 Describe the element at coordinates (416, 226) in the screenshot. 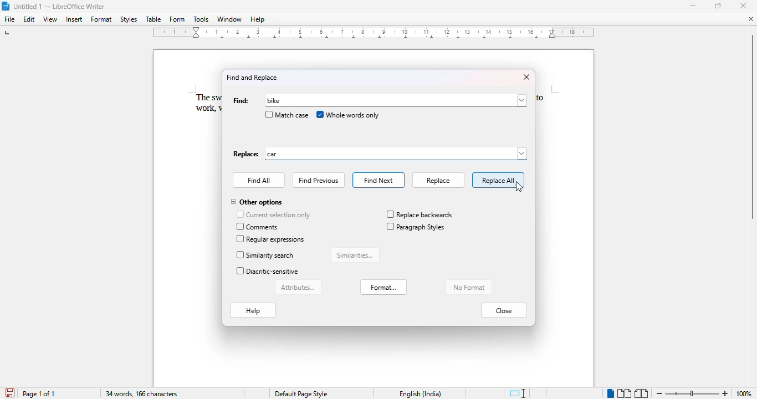

I see `paragraph styles` at that location.